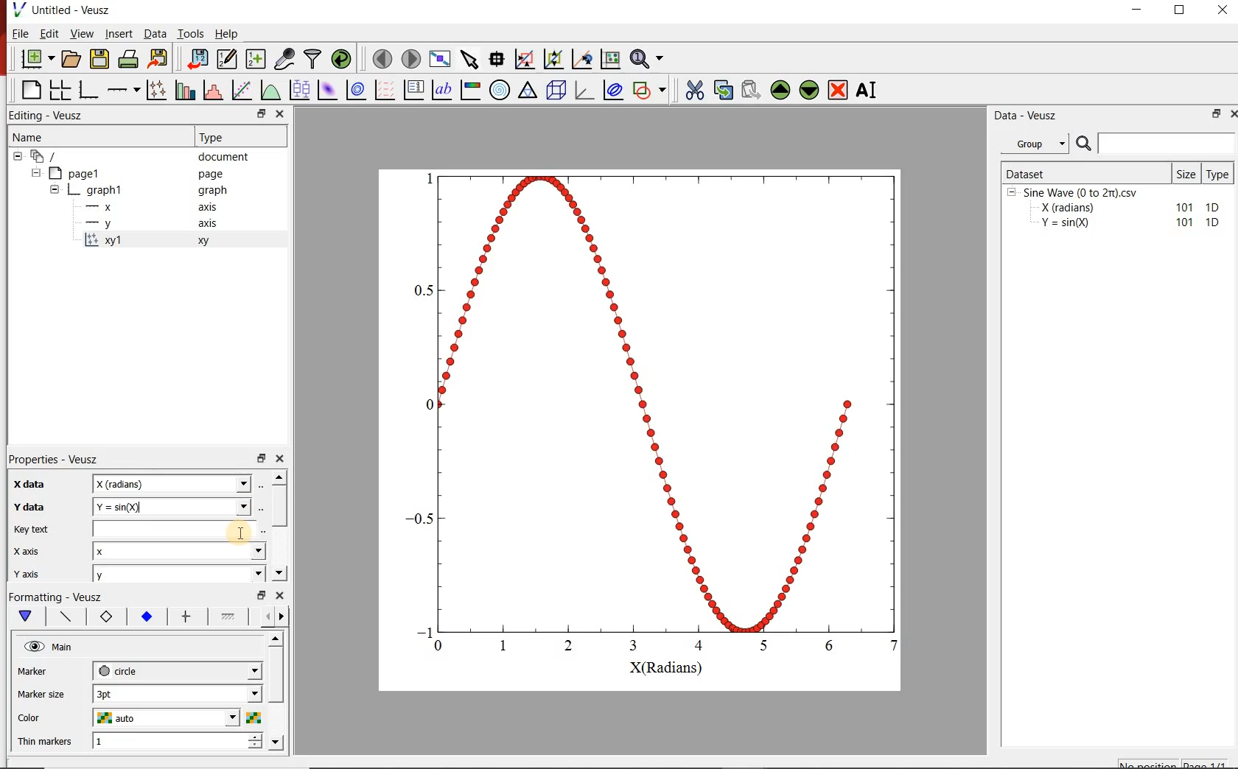  What do you see at coordinates (41, 692) in the screenshot?
I see `Auto mirror` at bounding box center [41, 692].